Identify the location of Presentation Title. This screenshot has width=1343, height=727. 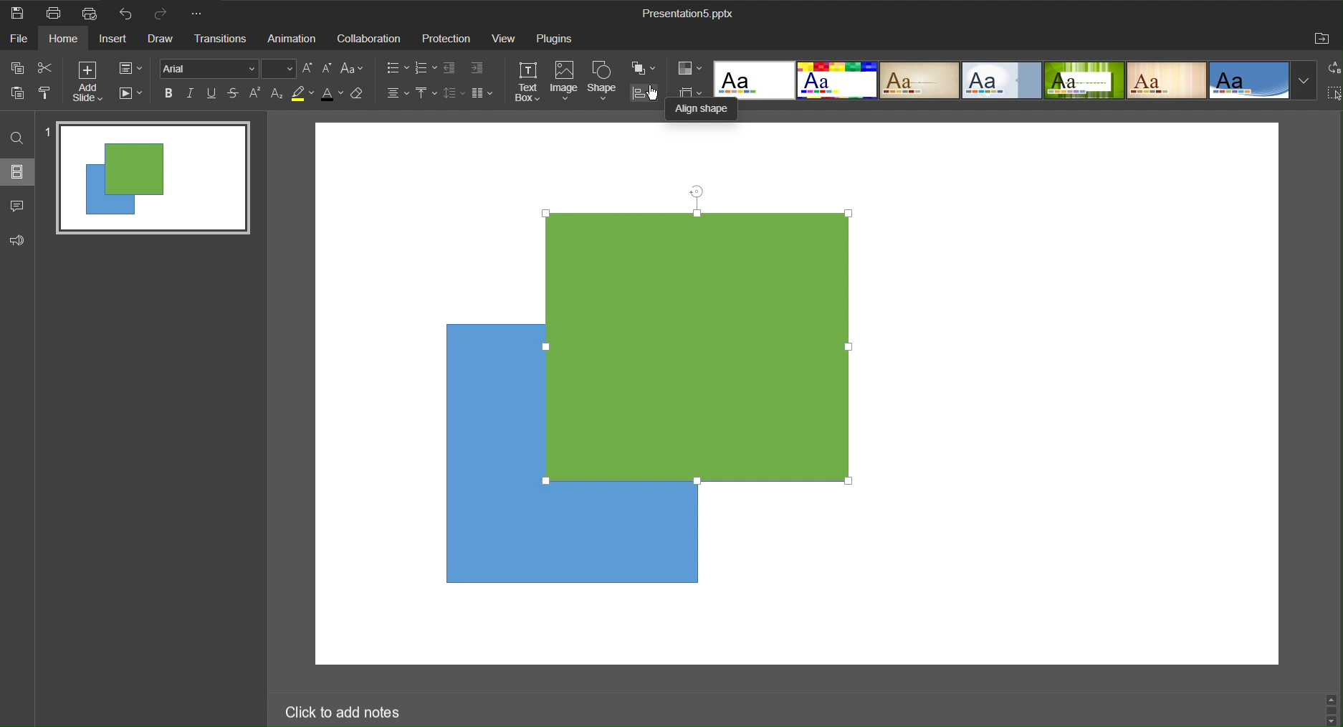
(687, 14).